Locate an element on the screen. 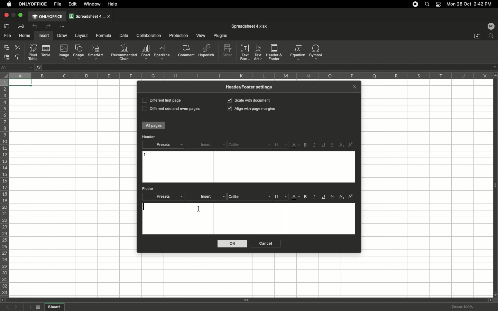  Notification is located at coordinates (439, 4).